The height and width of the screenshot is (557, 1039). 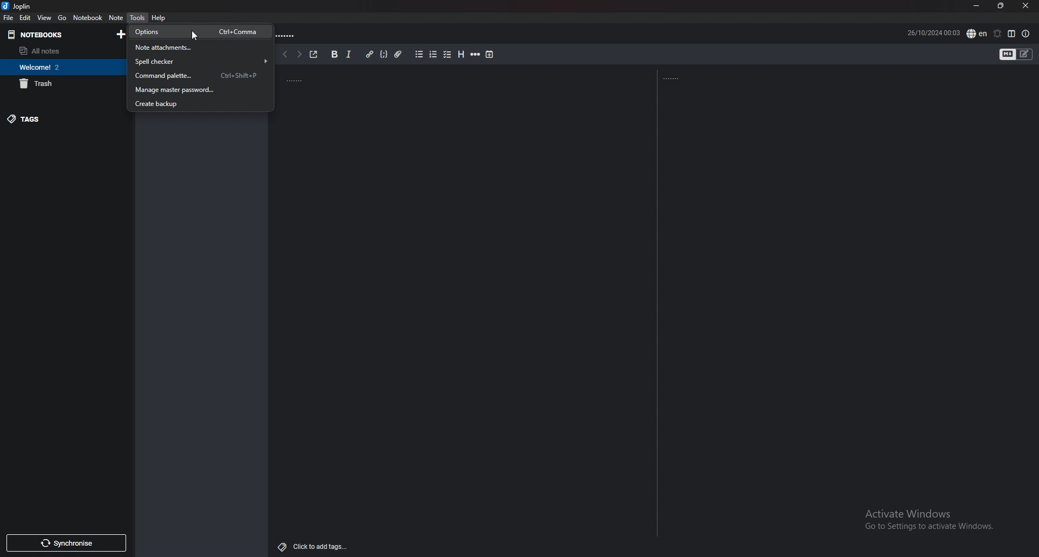 What do you see at coordinates (1001, 5) in the screenshot?
I see `resize` at bounding box center [1001, 5].